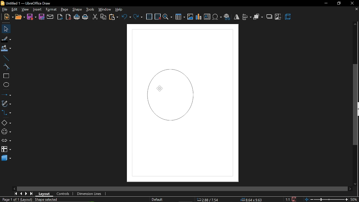 Image resolution: width=359 pixels, height=202 pixels. I want to click on insert chart, so click(198, 17).